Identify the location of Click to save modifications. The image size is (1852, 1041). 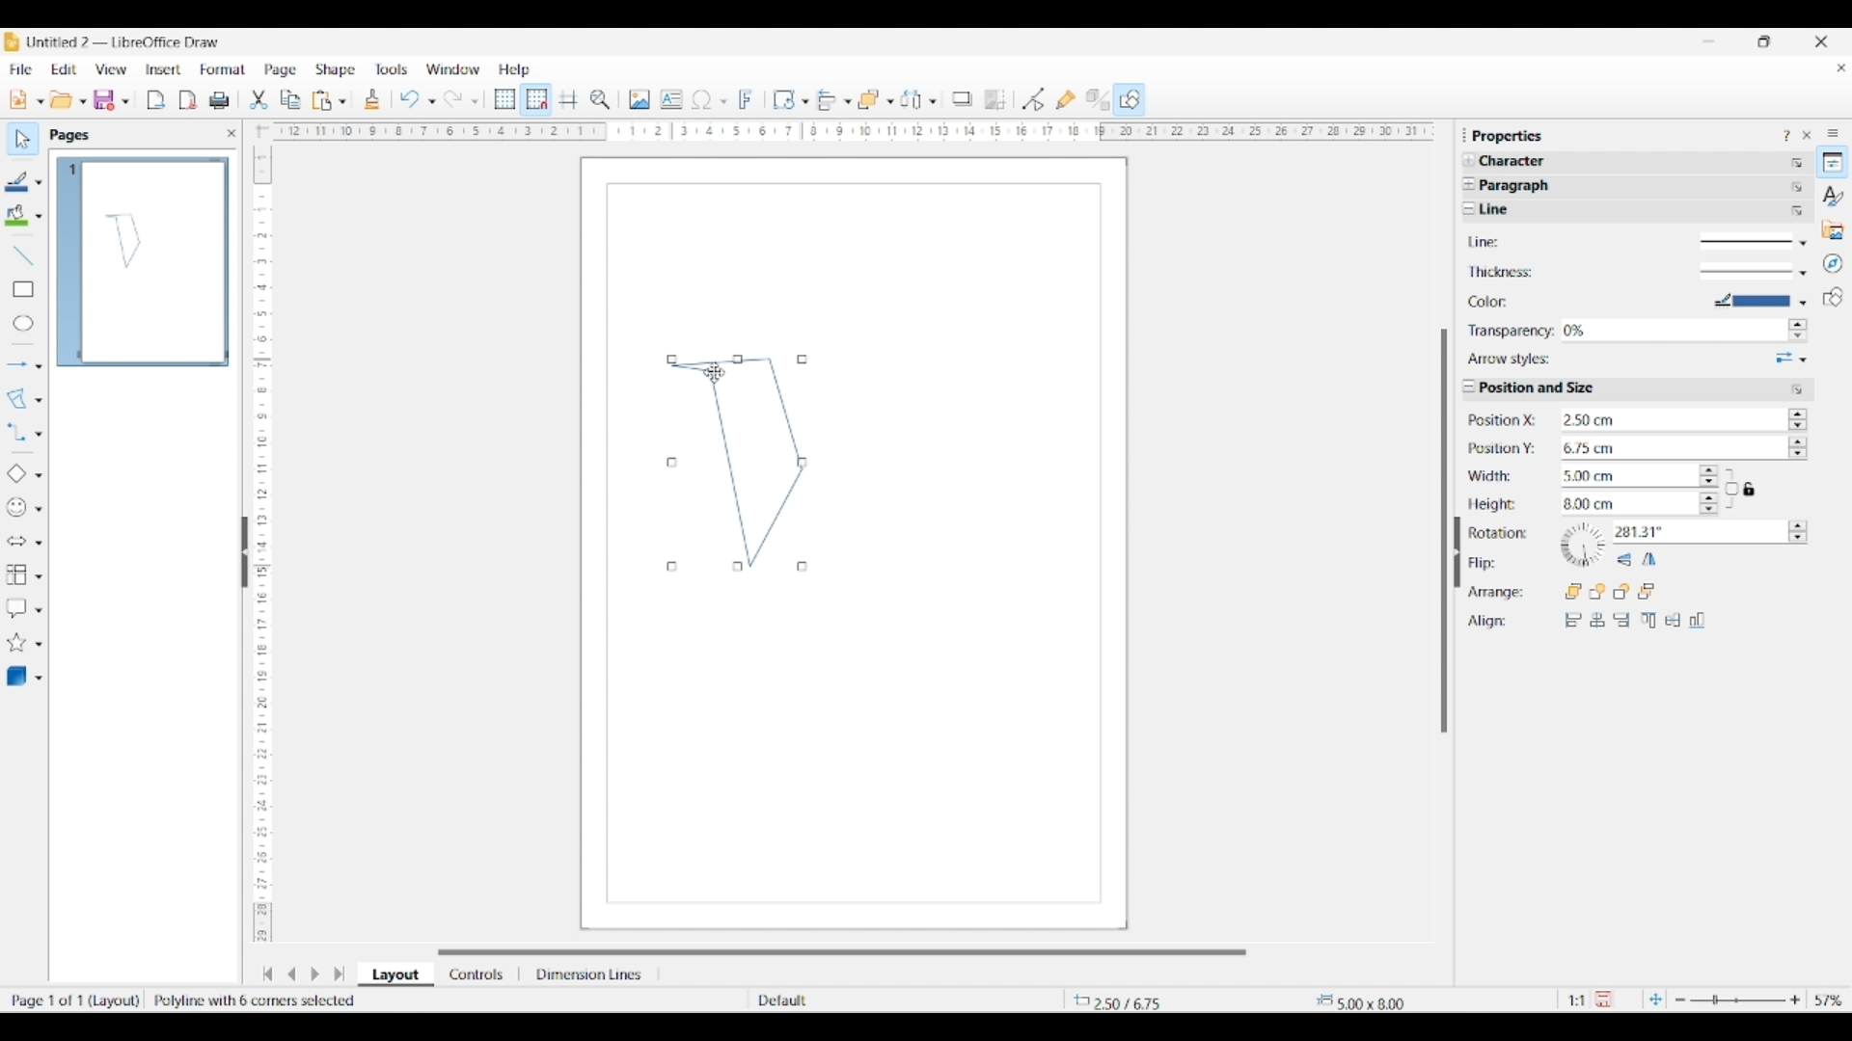
(1603, 999).